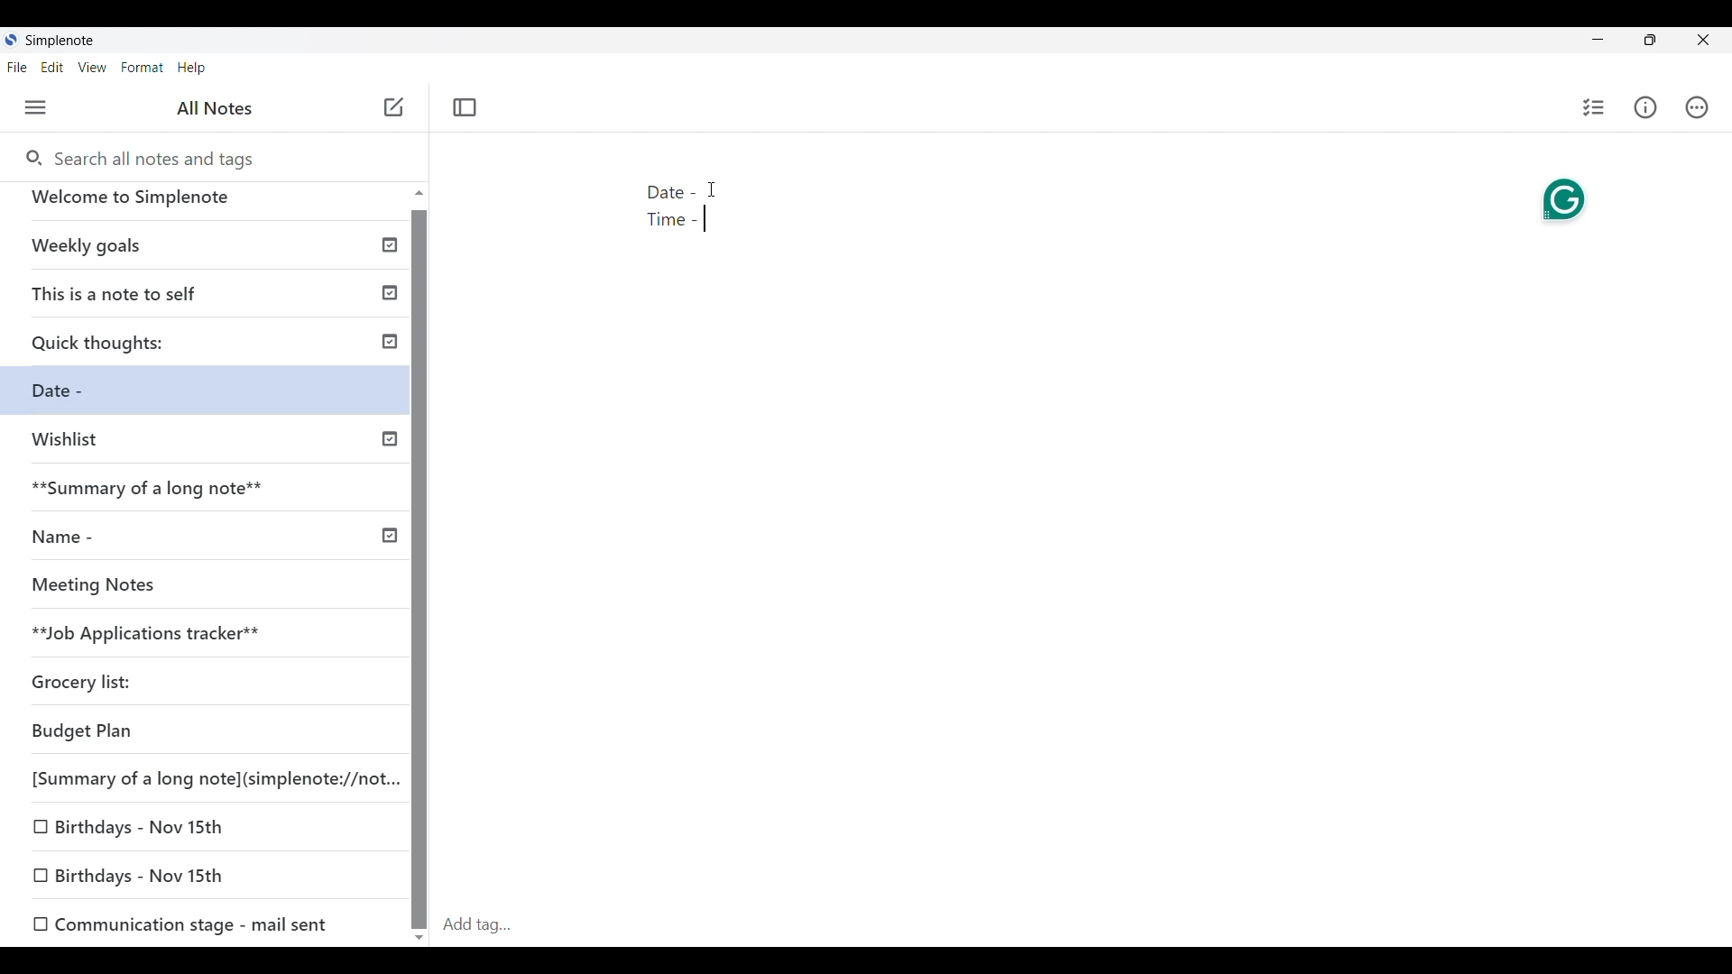 The image size is (1732, 974). I want to click on Unpublished note, so click(199, 636).